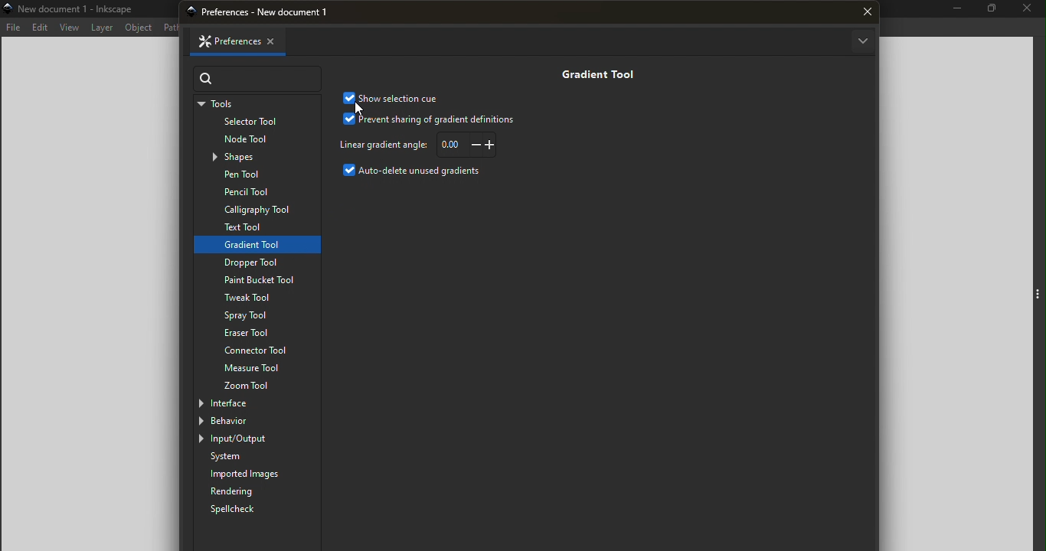 The width and height of the screenshot is (1046, 551). Describe the element at coordinates (252, 280) in the screenshot. I see `Paint bucket tool` at that location.